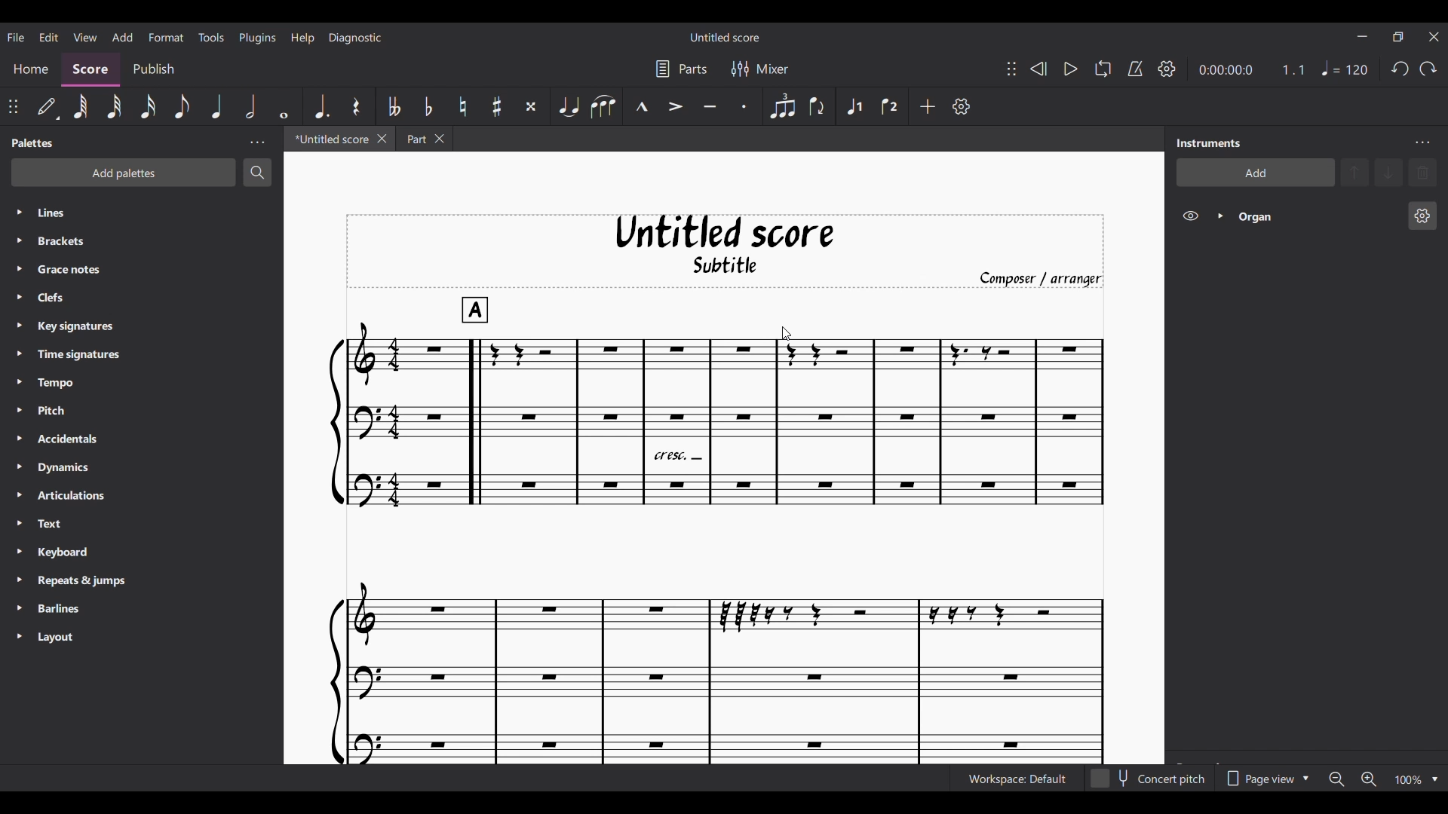 This screenshot has width=1448, height=814. What do you see at coordinates (424, 139) in the screenshot?
I see `Earlier tab` at bounding box center [424, 139].